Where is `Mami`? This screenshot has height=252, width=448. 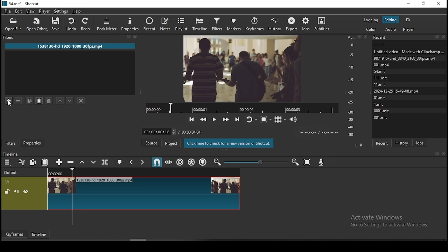
Mami is located at coordinates (380, 84).